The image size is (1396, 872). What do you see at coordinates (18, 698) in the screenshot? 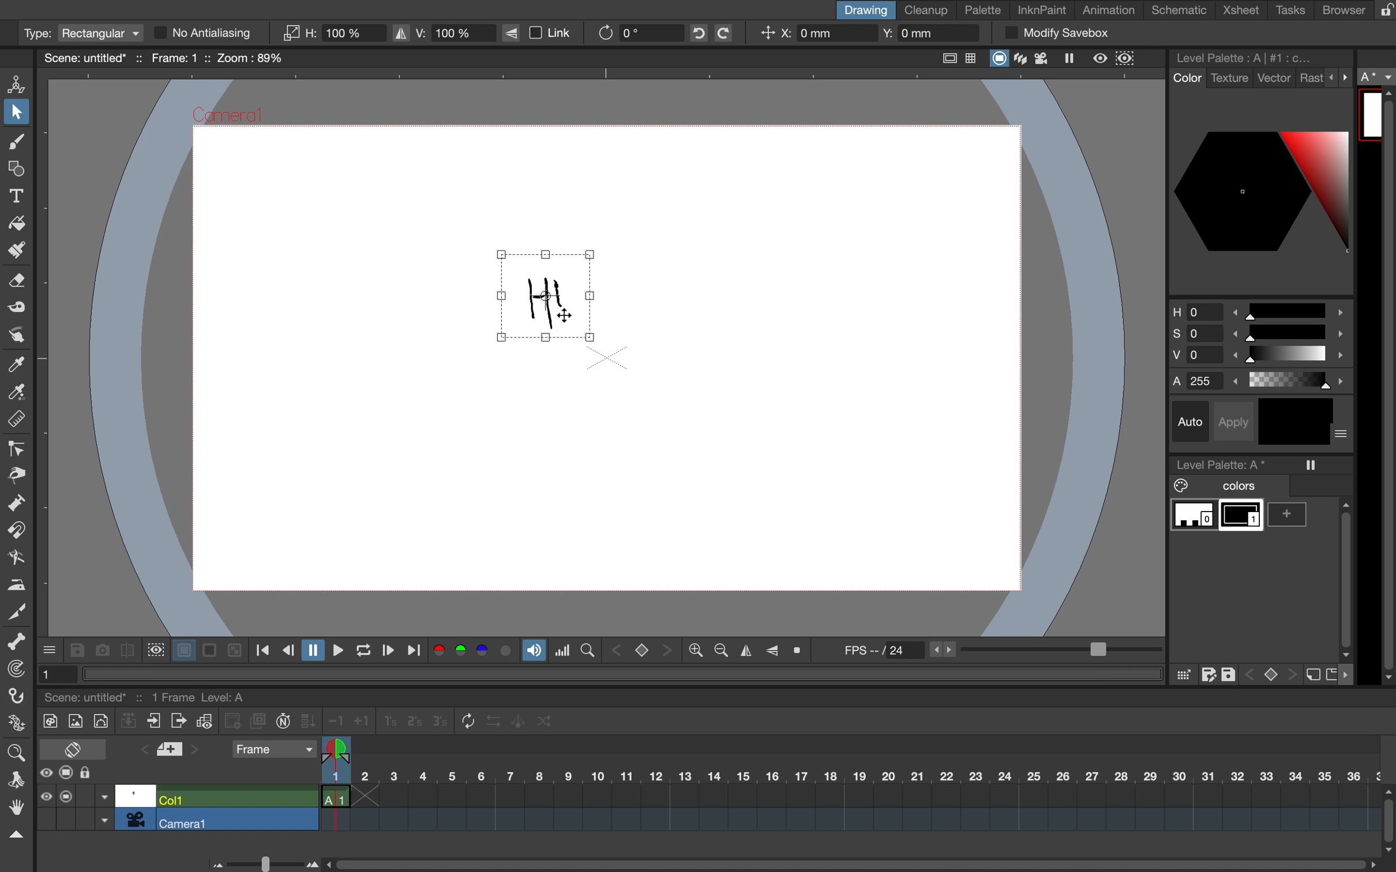
I see `hook tool` at bounding box center [18, 698].